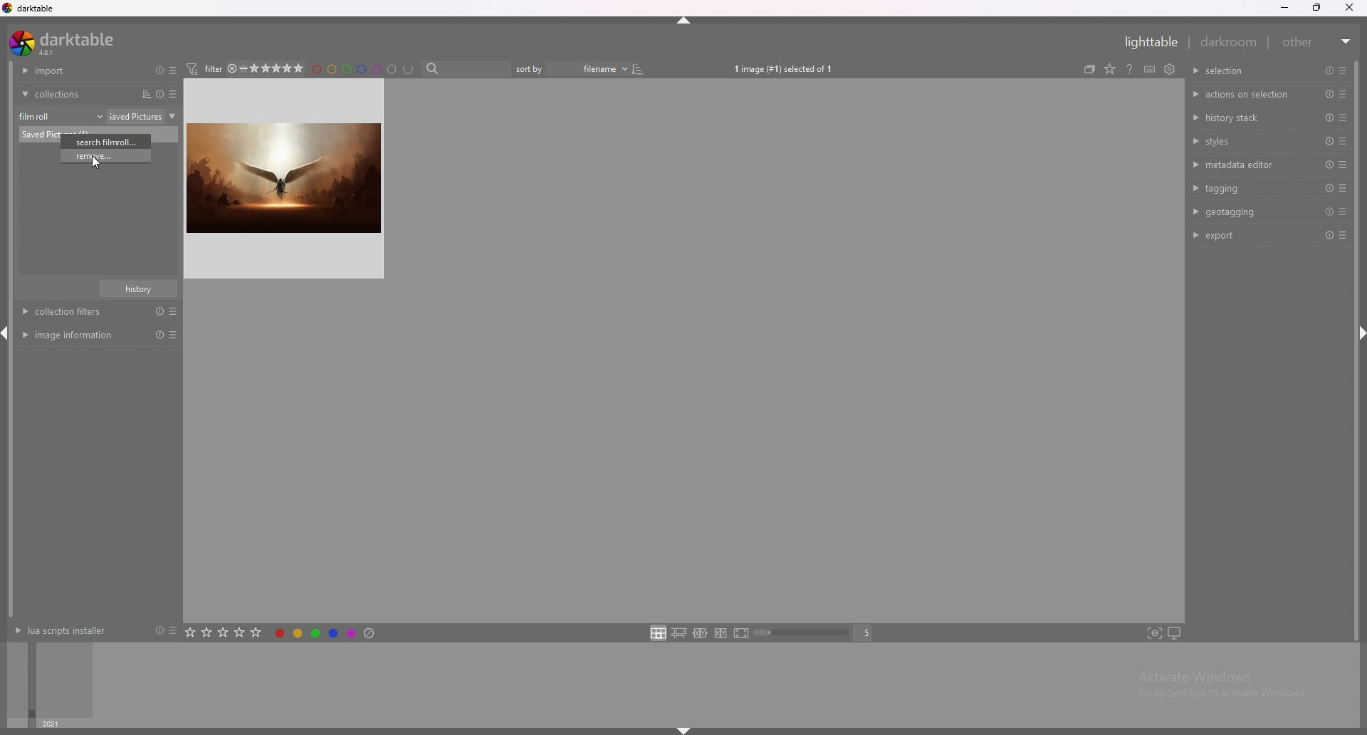  I want to click on metadata editor, so click(1245, 165).